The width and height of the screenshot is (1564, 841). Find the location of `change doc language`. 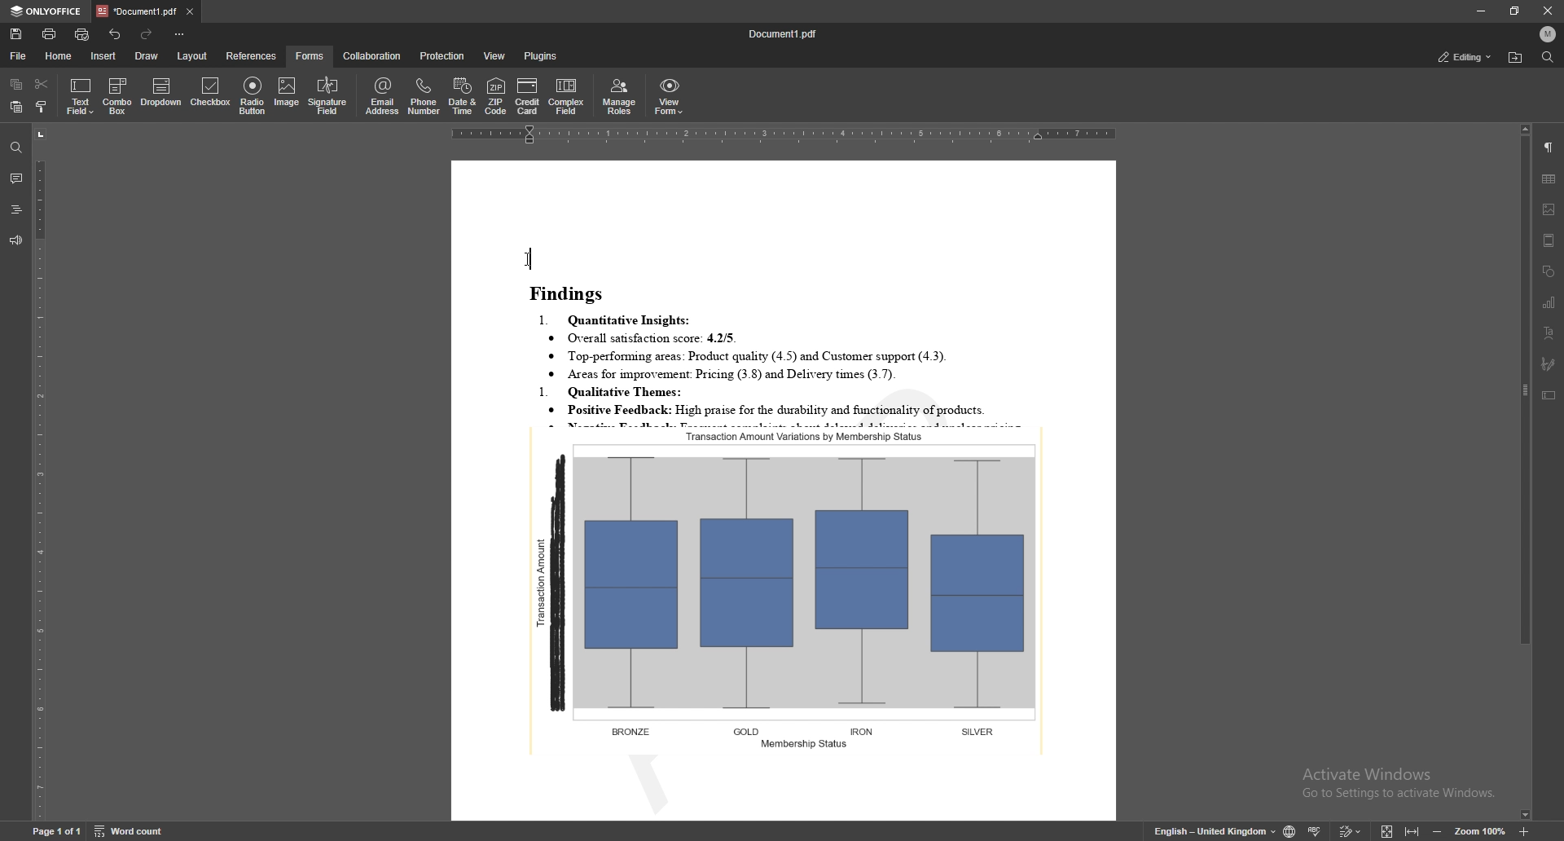

change doc language is located at coordinates (1289, 830).